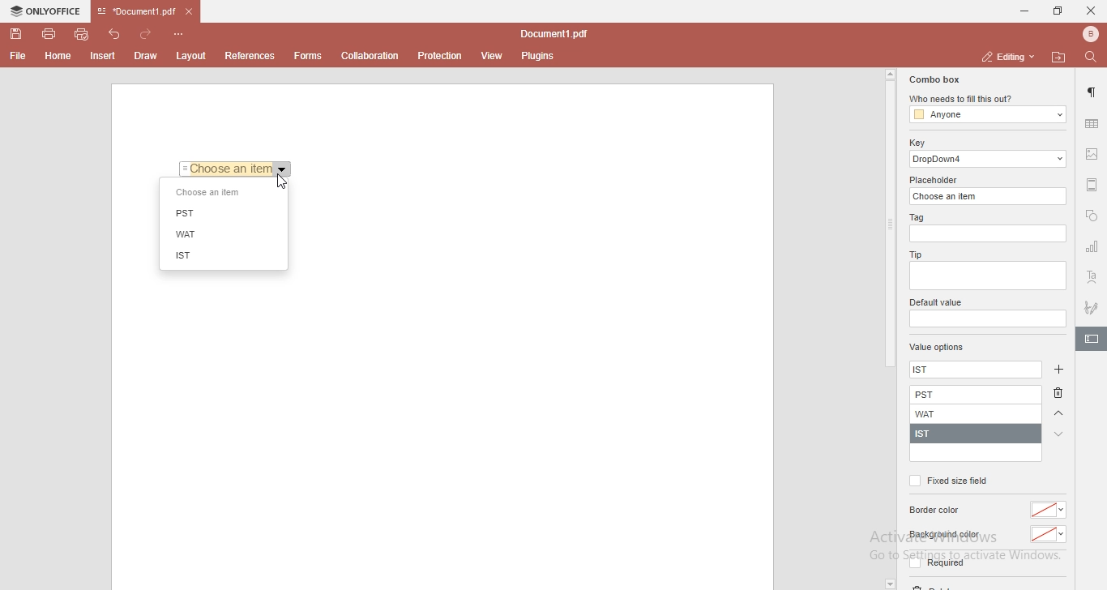 The height and width of the screenshot is (590, 1107). Describe the element at coordinates (937, 348) in the screenshot. I see `value options` at that location.